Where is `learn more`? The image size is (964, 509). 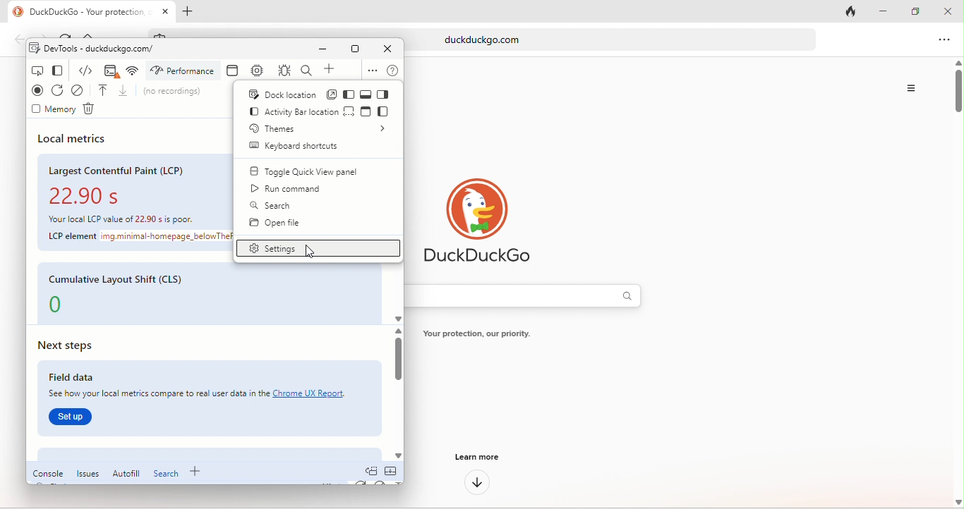
learn more is located at coordinates (475, 459).